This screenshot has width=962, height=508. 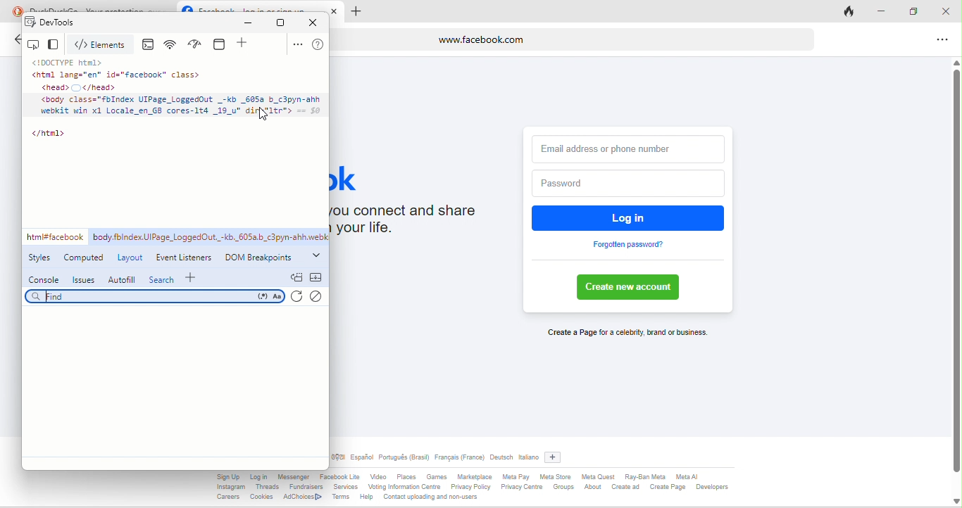 I want to click on cursor movement, so click(x=265, y=118).